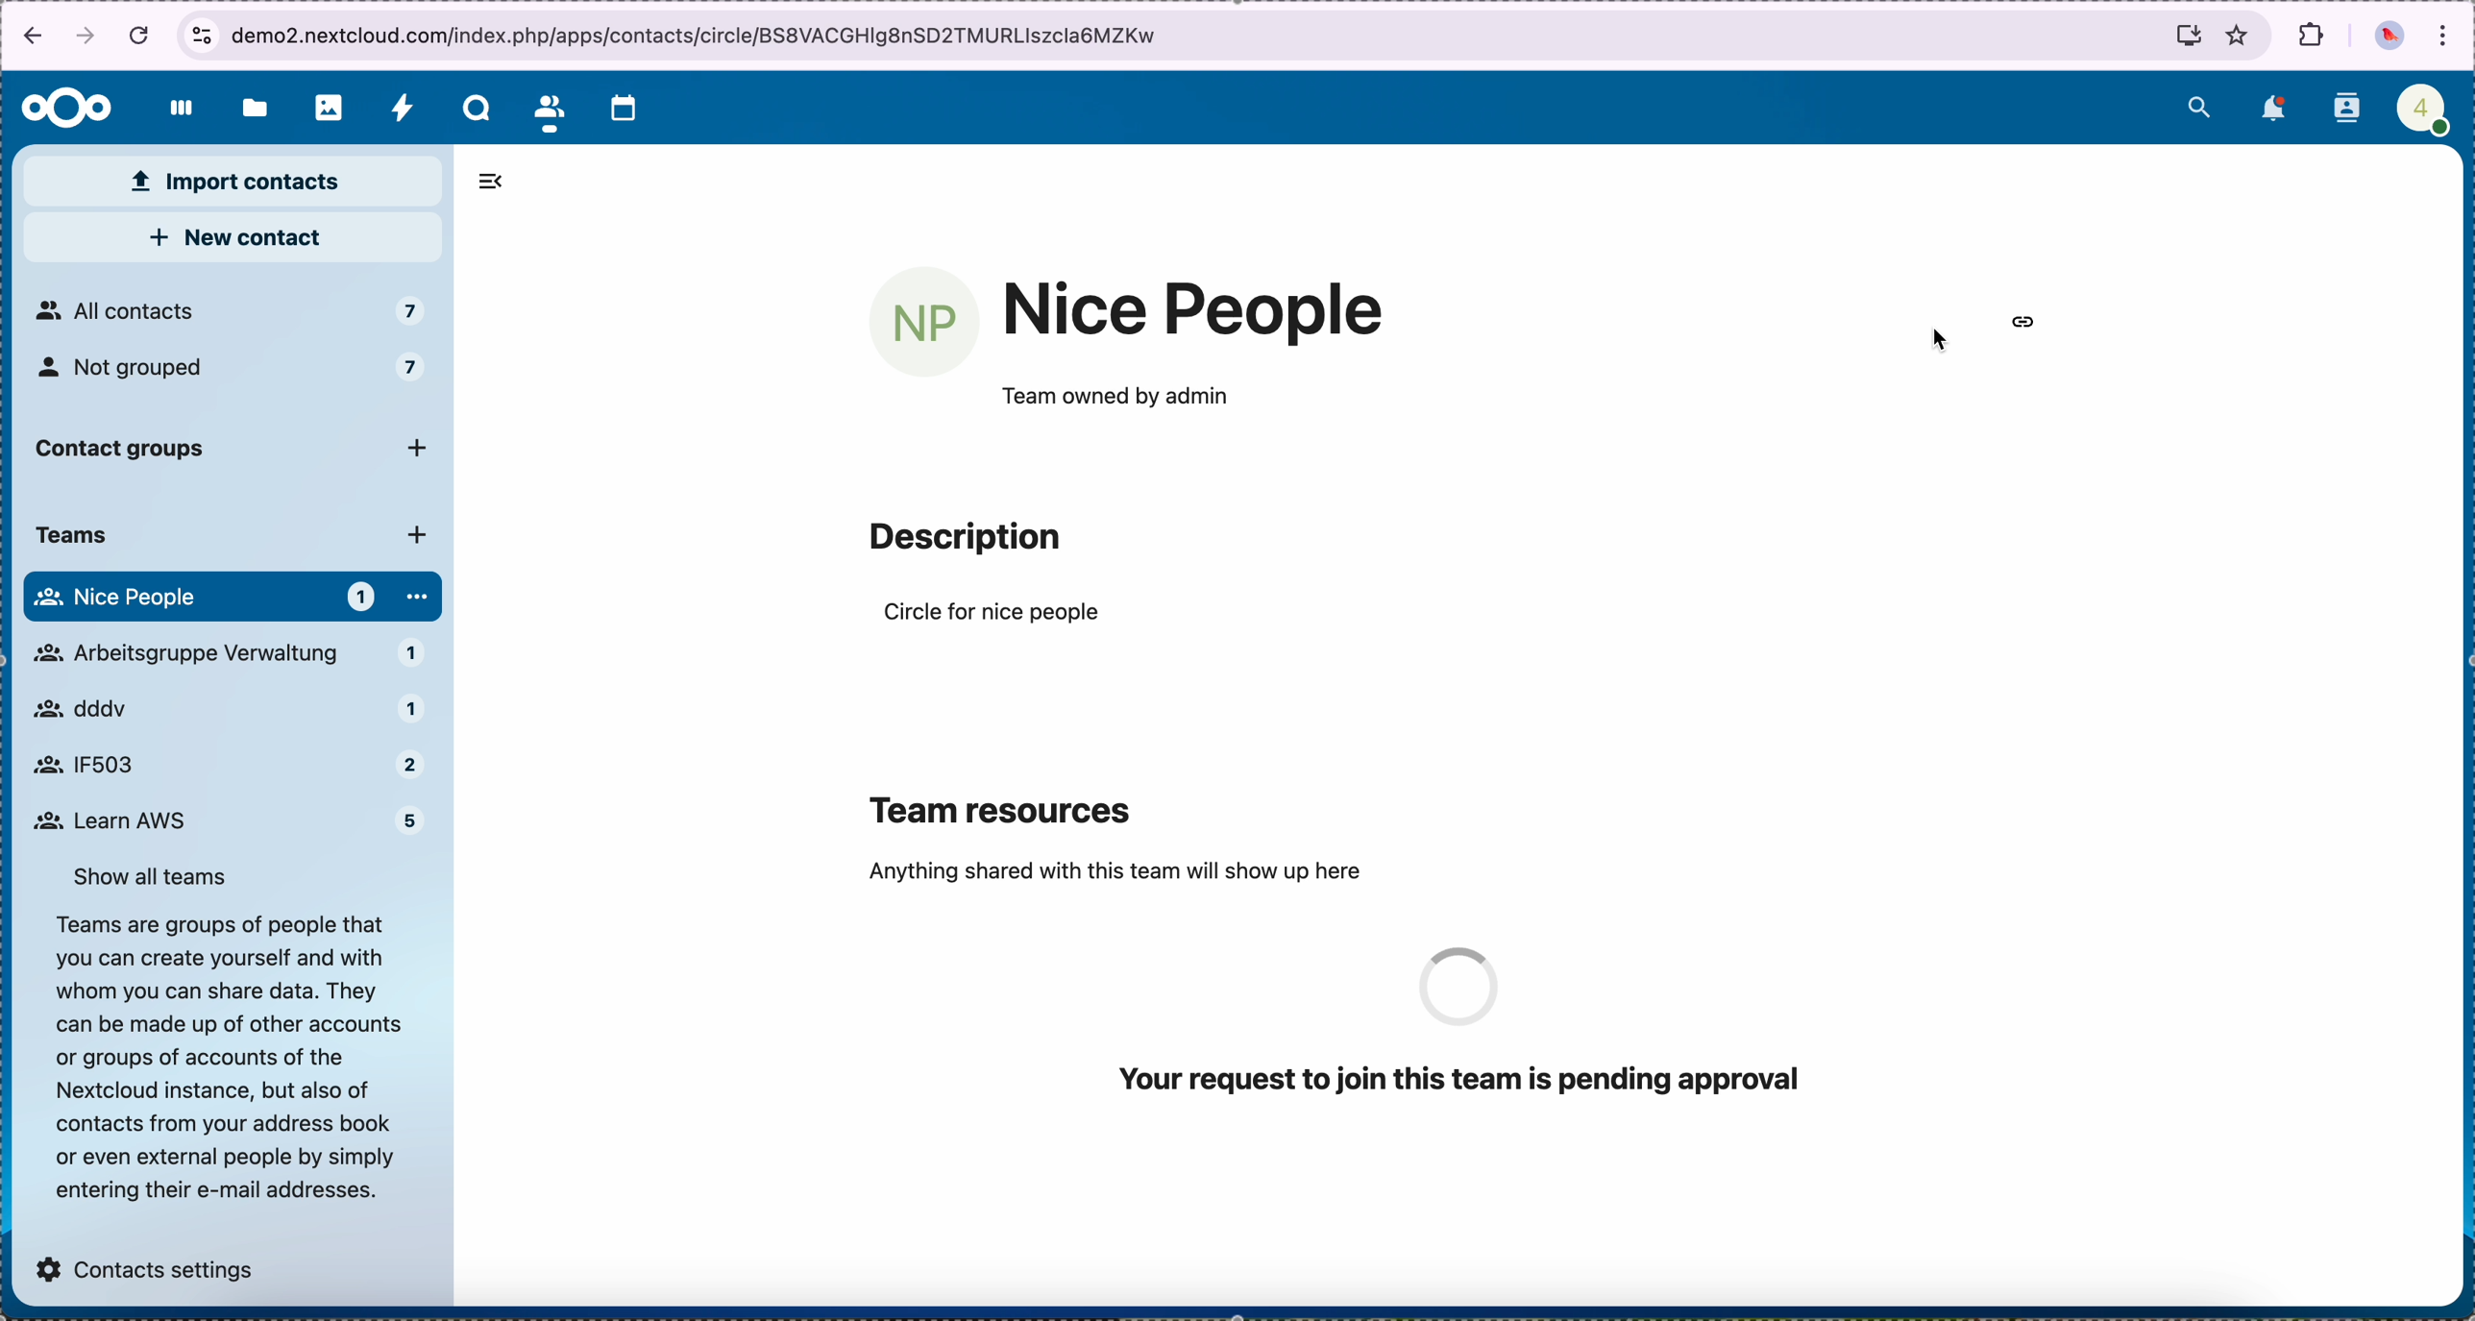  What do you see at coordinates (1005, 806) in the screenshot?
I see `team resources` at bounding box center [1005, 806].